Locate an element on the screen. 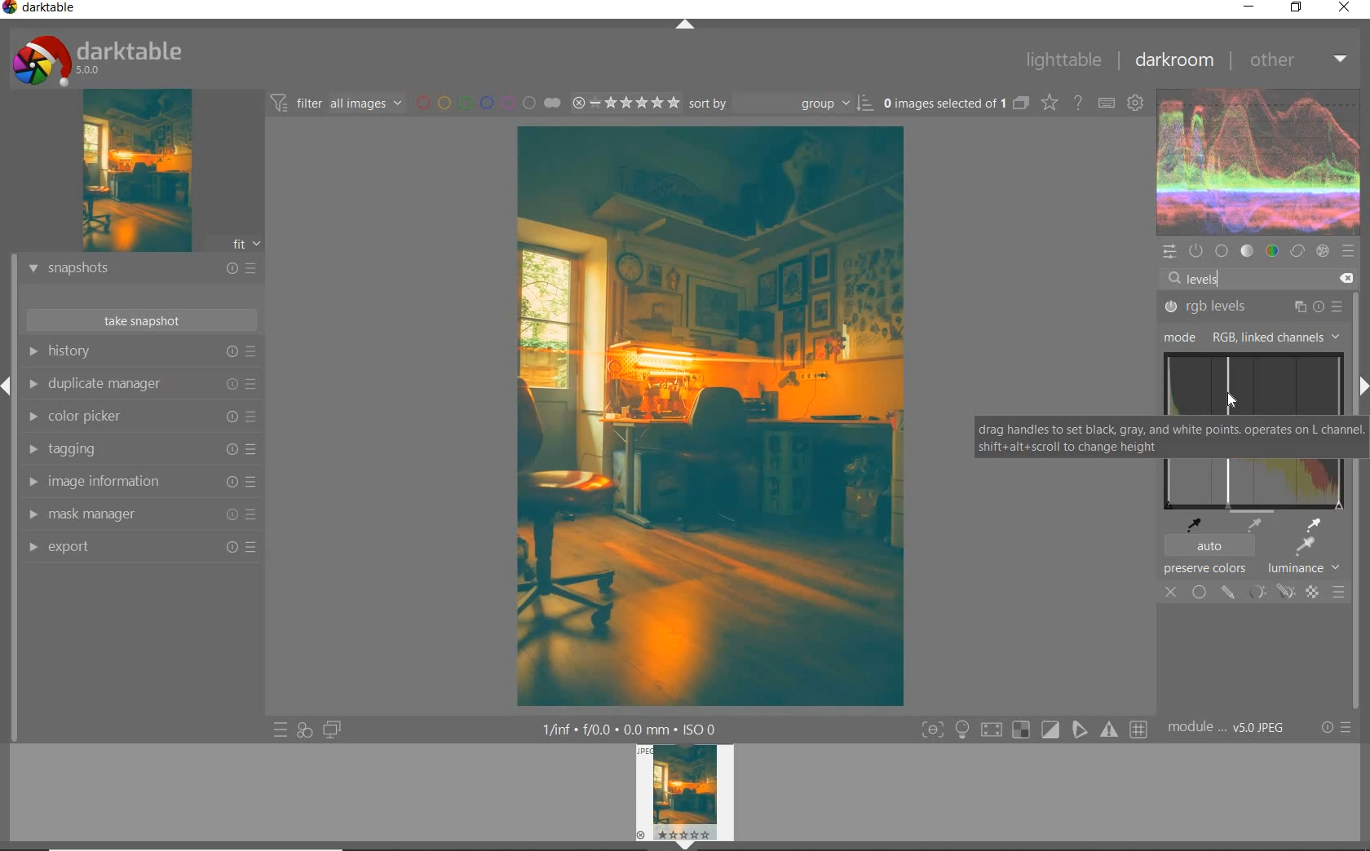  sort is located at coordinates (782, 104).